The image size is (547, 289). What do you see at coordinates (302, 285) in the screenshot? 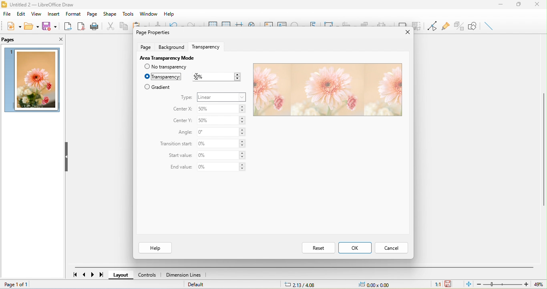
I see `2.13/4.08` at bounding box center [302, 285].